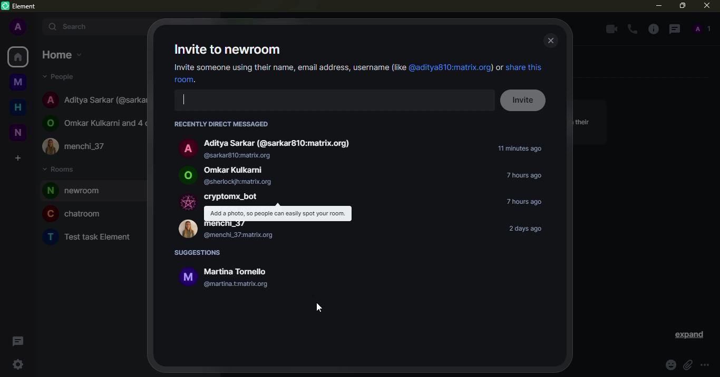 This screenshot has width=720, height=377. Describe the element at coordinates (246, 278) in the screenshot. I see `i Martina Tornello
@martina.tmatrix.org` at that location.